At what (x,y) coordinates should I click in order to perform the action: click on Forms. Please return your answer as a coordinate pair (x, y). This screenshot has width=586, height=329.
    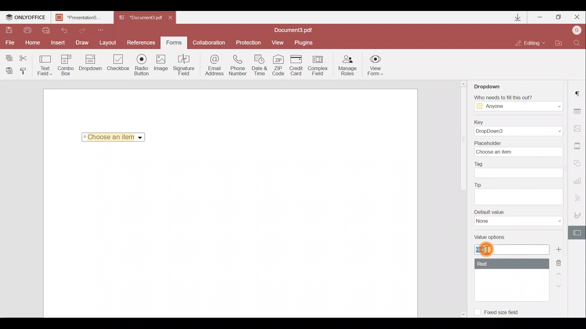
    Looking at the image, I should click on (174, 43).